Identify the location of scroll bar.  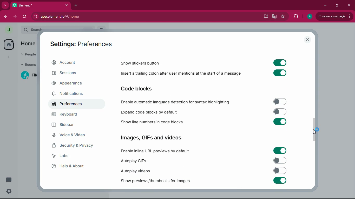
(316, 130).